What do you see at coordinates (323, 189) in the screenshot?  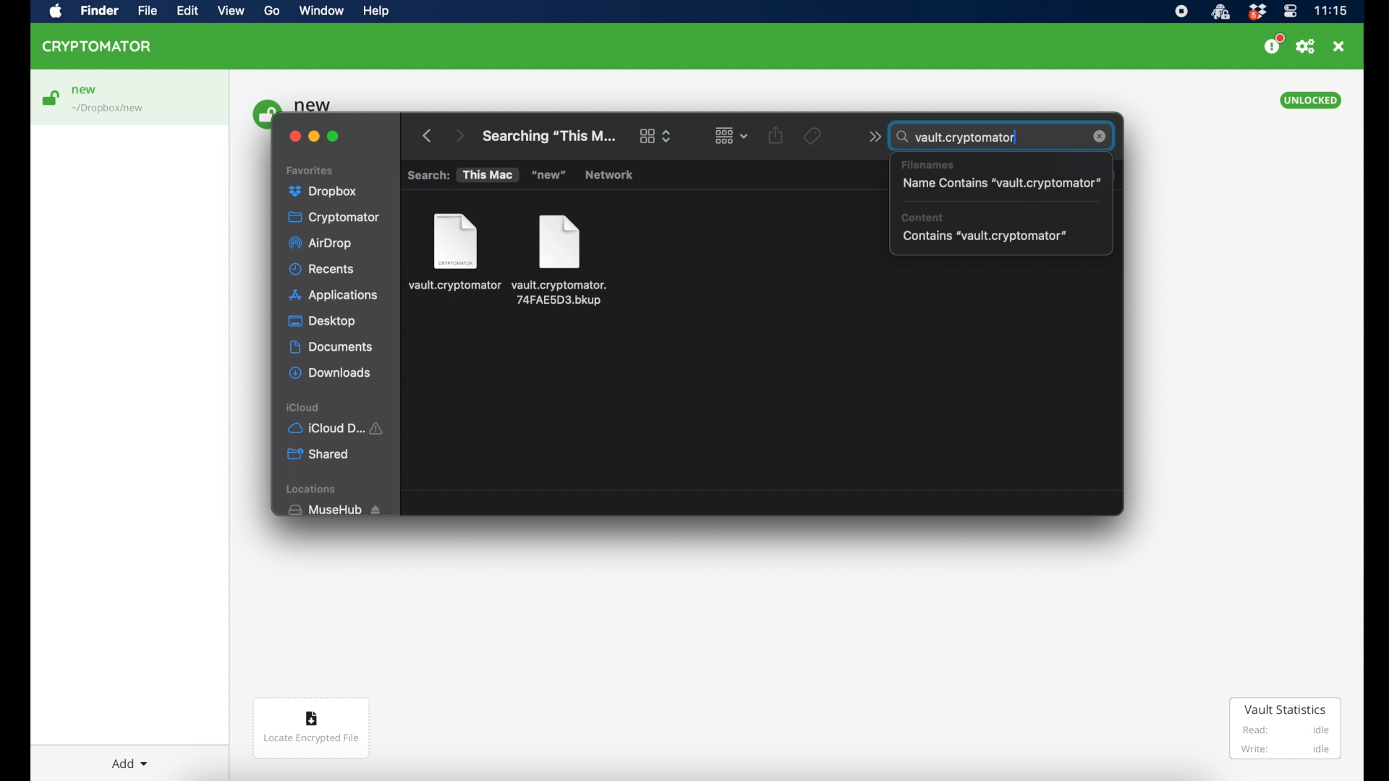 I see `dropbox` at bounding box center [323, 189].